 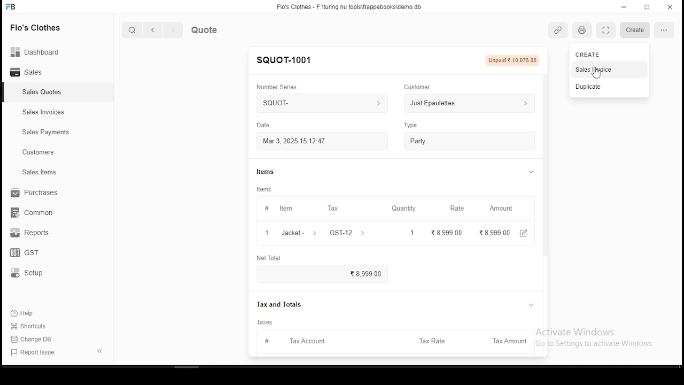 I want to click on type, so click(x=411, y=124).